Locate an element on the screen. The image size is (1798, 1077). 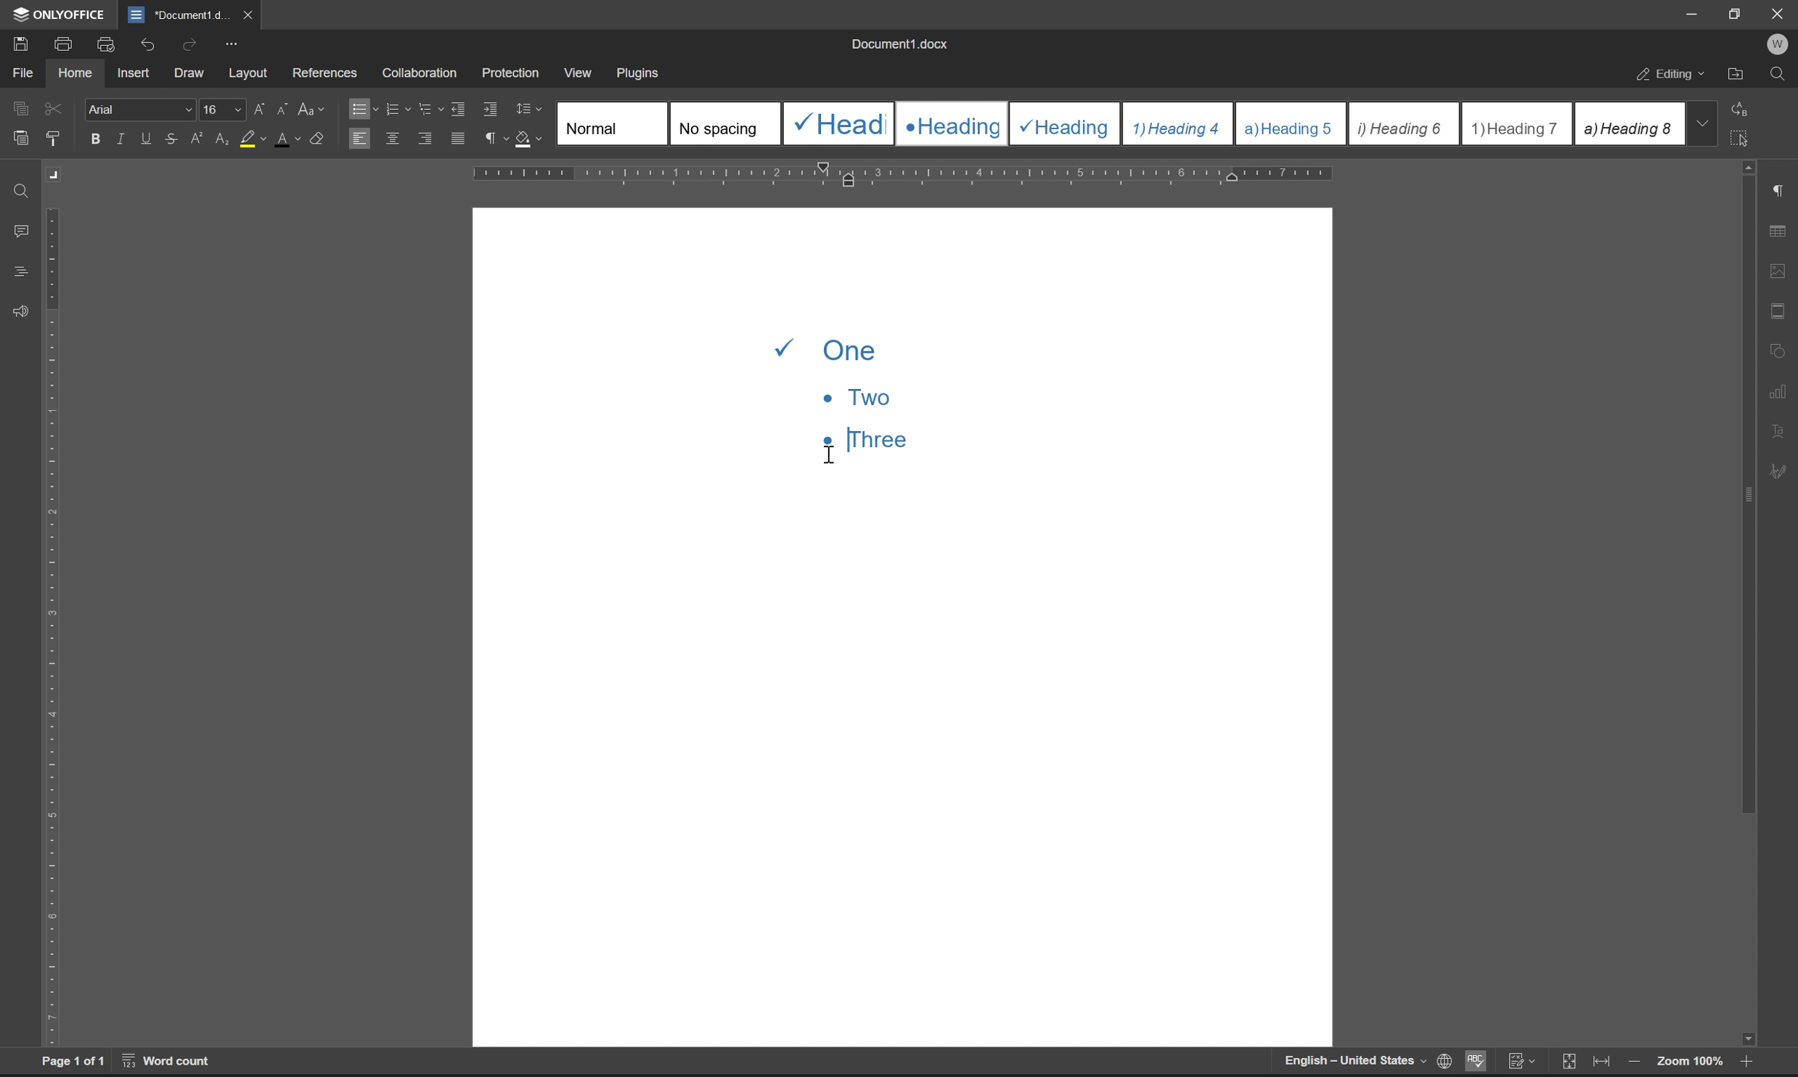
insert is located at coordinates (133, 72).